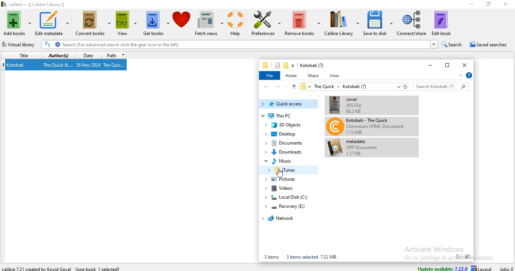  What do you see at coordinates (52, 23) in the screenshot?
I see `edit metadata` at bounding box center [52, 23].